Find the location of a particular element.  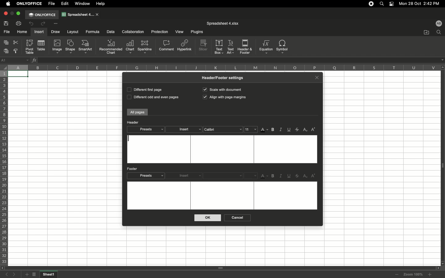

minimize is located at coordinates (12, 13).